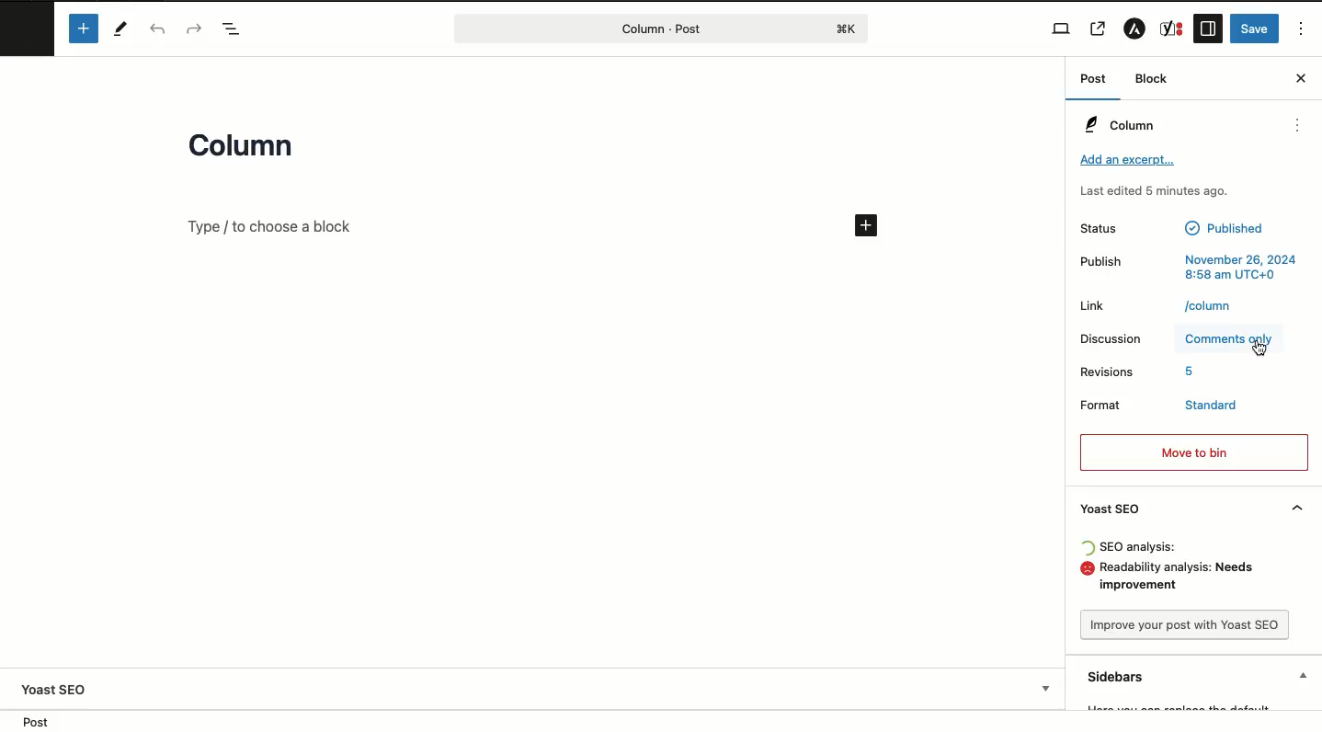 This screenshot has width=1322, height=732. Describe the element at coordinates (1188, 508) in the screenshot. I see `Yoast SEO` at that location.